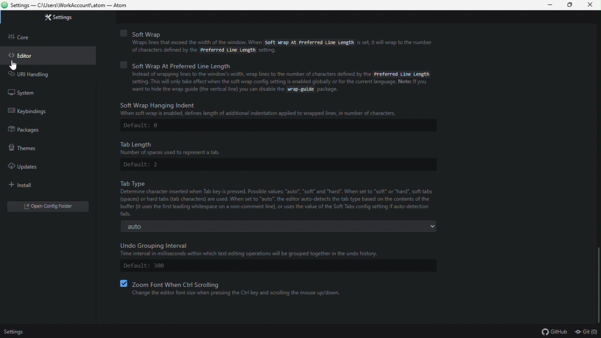 The width and height of the screenshot is (601, 338). I want to click on soft wrap at preferred line length, so click(282, 64).